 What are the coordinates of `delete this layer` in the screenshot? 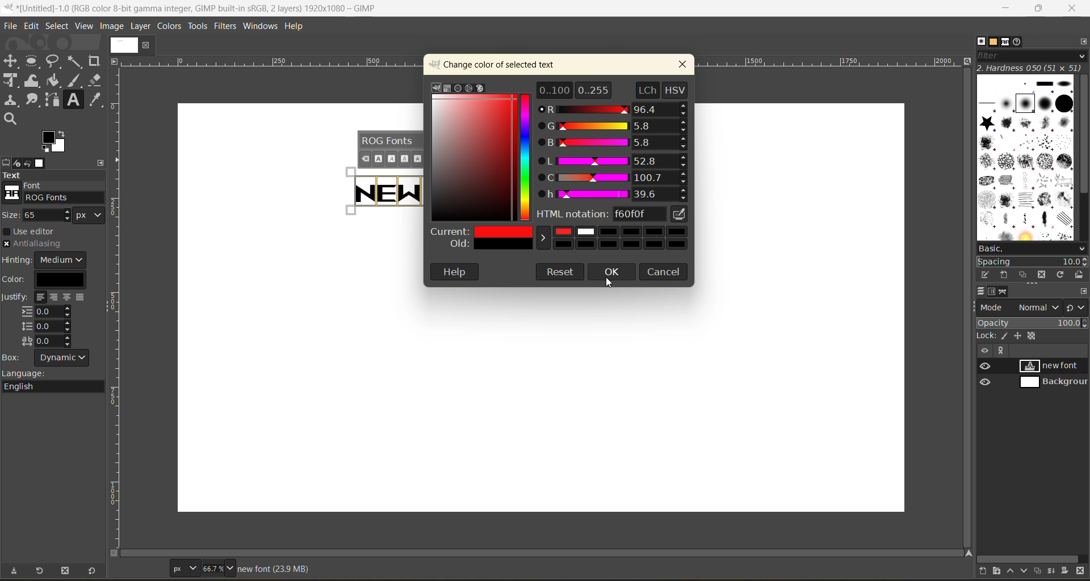 It's located at (1080, 571).